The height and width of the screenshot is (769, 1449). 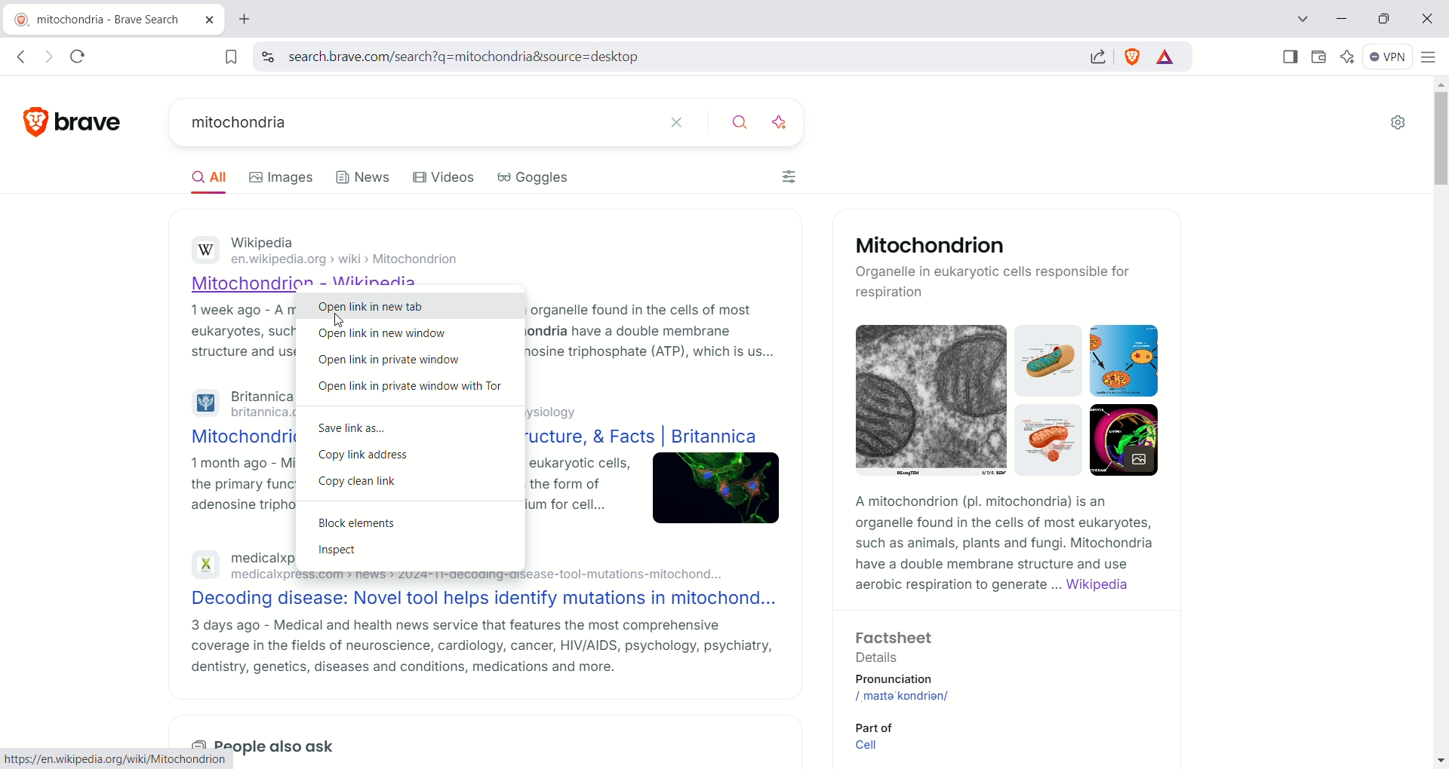 What do you see at coordinates (738, 122) in the screenshot?
I see `search button` at bounding box center [738, 122].